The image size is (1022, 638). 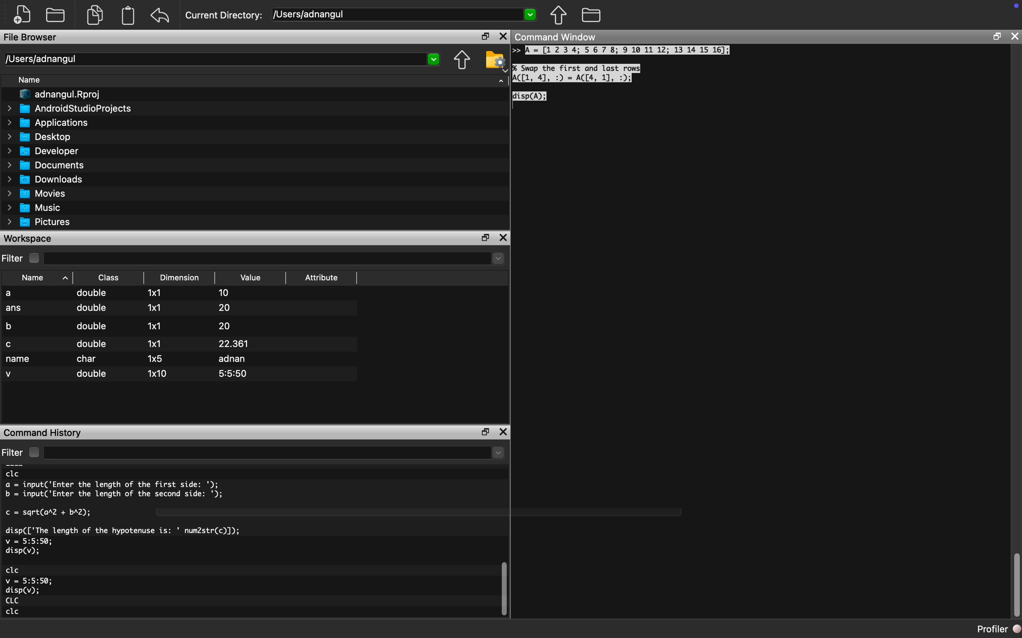 What do you see at coordinates (503, 36) in the screenshot?
I see `Close` at bounding box center [503, 36].